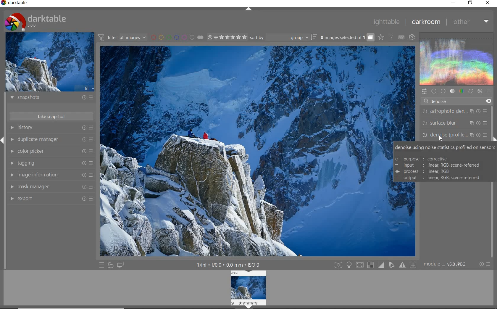  I want to click on Toggle modes, so click(375, 264).